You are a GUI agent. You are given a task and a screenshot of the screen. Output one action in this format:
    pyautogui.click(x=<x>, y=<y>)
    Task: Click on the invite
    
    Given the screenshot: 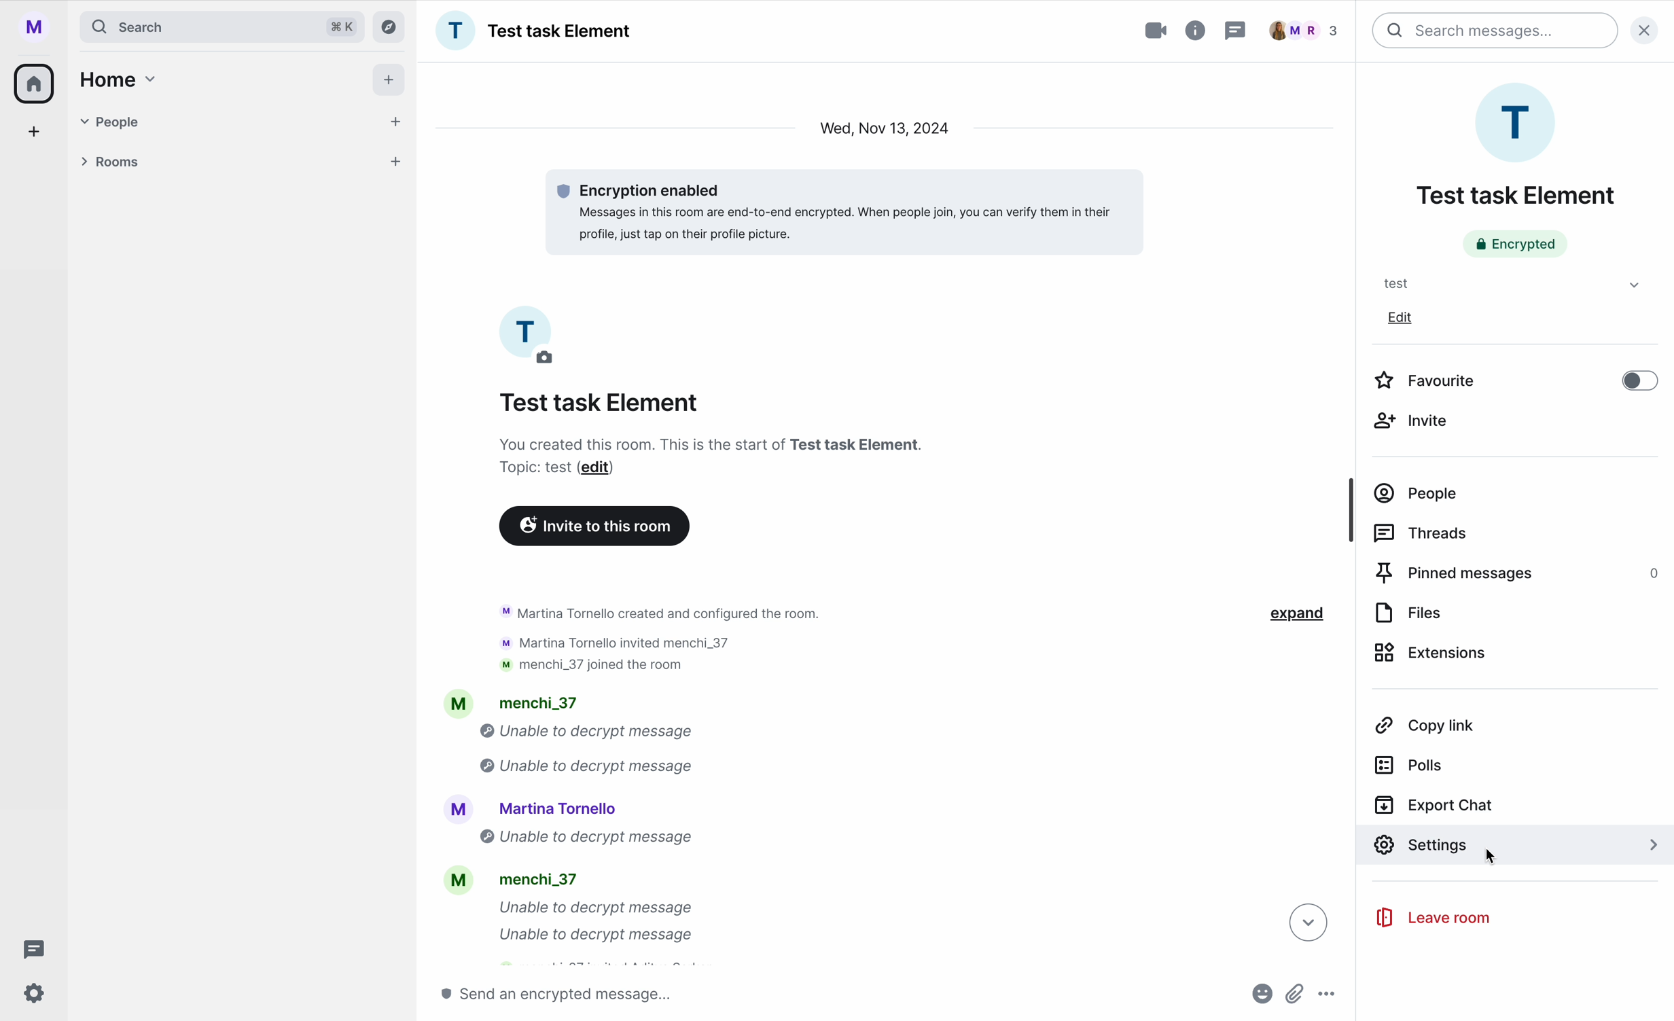 What is the action you would take?
    pyautogui.click(x=1418, y=420)
    